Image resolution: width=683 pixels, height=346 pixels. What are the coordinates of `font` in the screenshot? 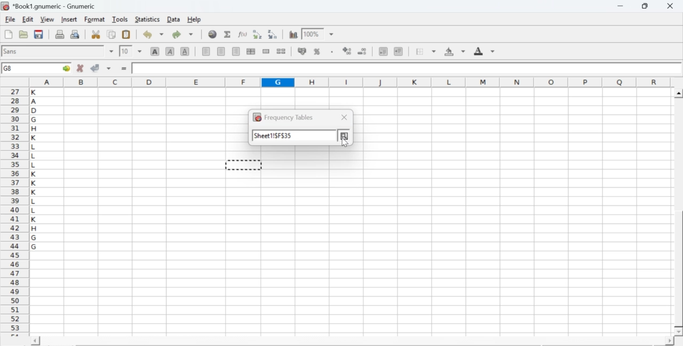 It's located at (12, 51).